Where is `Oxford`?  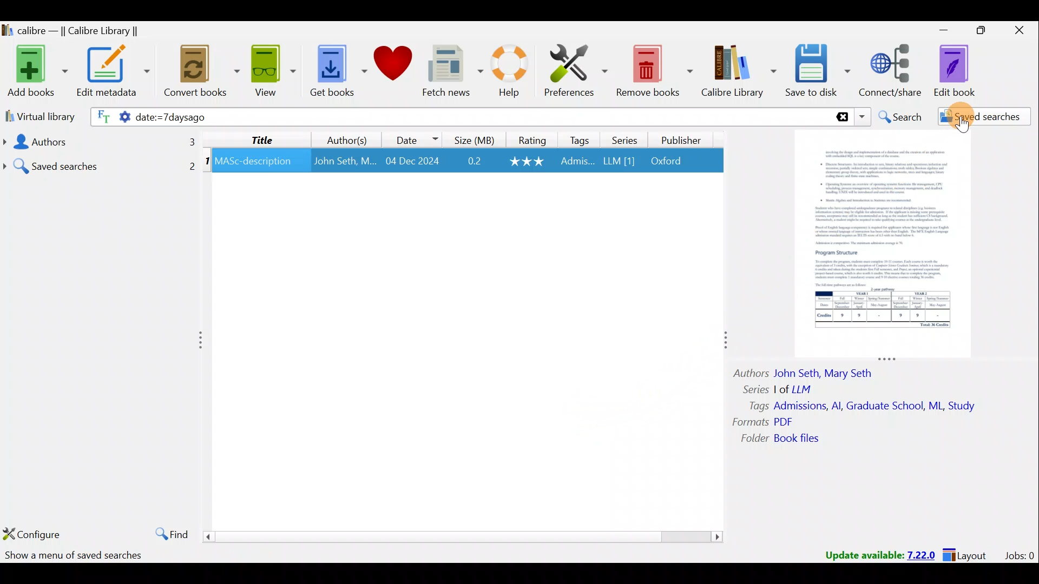
Oxford is located at coordinates (672, 161).